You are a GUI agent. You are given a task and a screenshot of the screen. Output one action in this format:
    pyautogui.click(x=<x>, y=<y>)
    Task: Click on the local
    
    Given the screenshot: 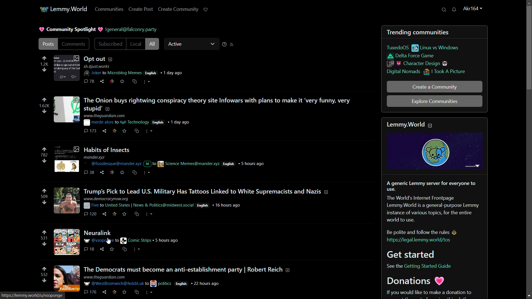 What is the action you would take?
    pyautogui.click(x=137, y=44)
    